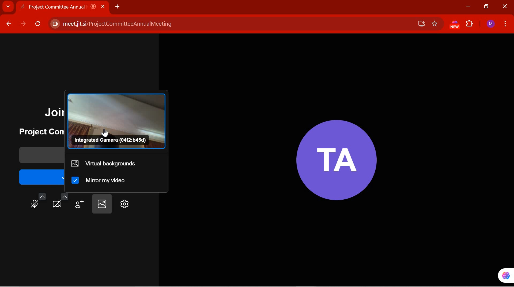 The image size is (514, 287). What do you see at coordinates (107, 136) in the screenshot?
I see `cursor` at bounding box center [107, 136].